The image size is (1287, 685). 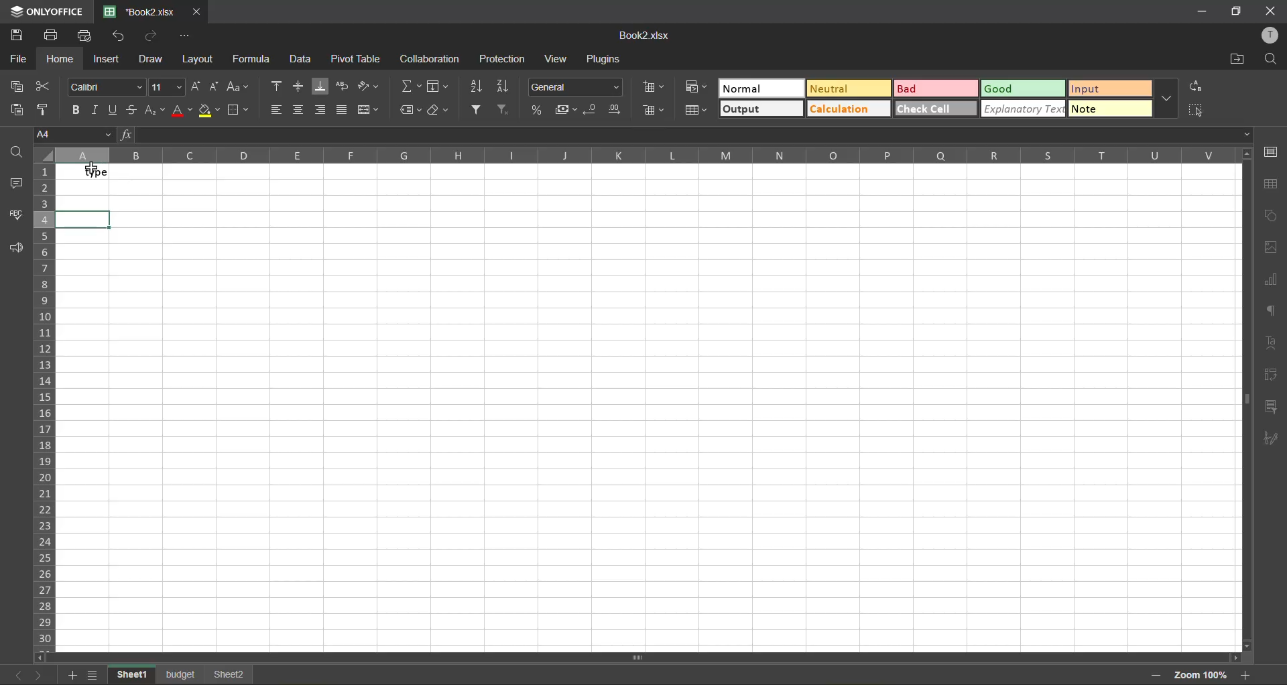 I want to click on Book2.xlsx, so click(x=646, y=37).